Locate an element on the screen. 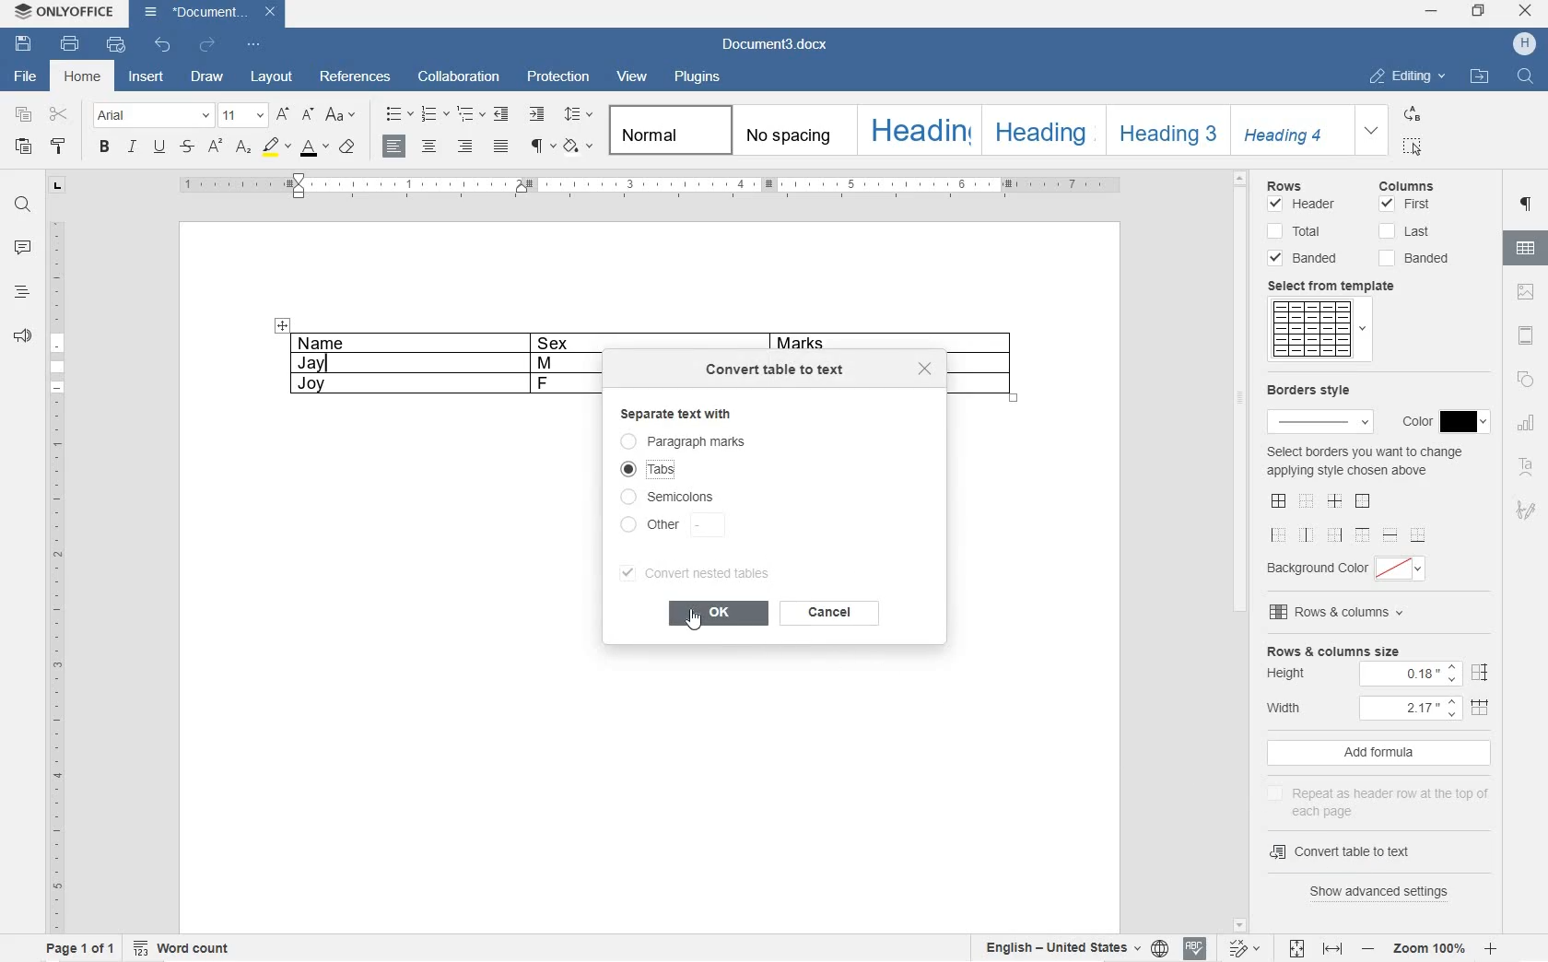  JUSTIFIED is located at coordinates (502, 147).